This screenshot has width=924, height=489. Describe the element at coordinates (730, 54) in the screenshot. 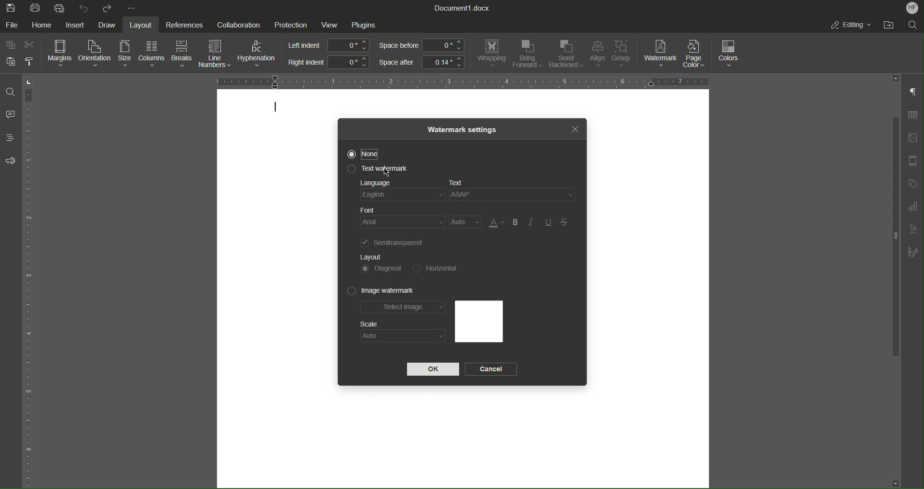

I see `Colors` at that location.